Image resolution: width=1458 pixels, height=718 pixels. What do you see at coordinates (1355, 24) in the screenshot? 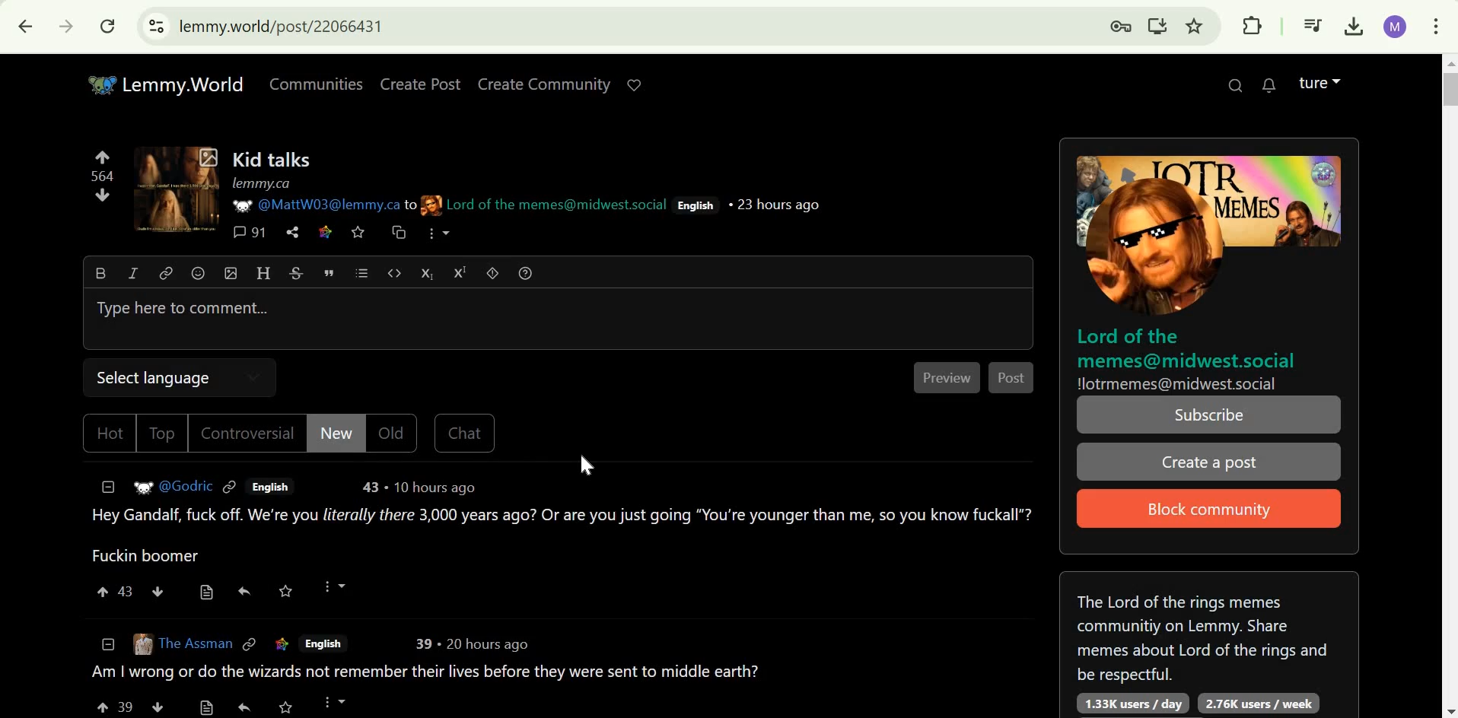
I see `Downloads` at bounding box center [1355, 24].